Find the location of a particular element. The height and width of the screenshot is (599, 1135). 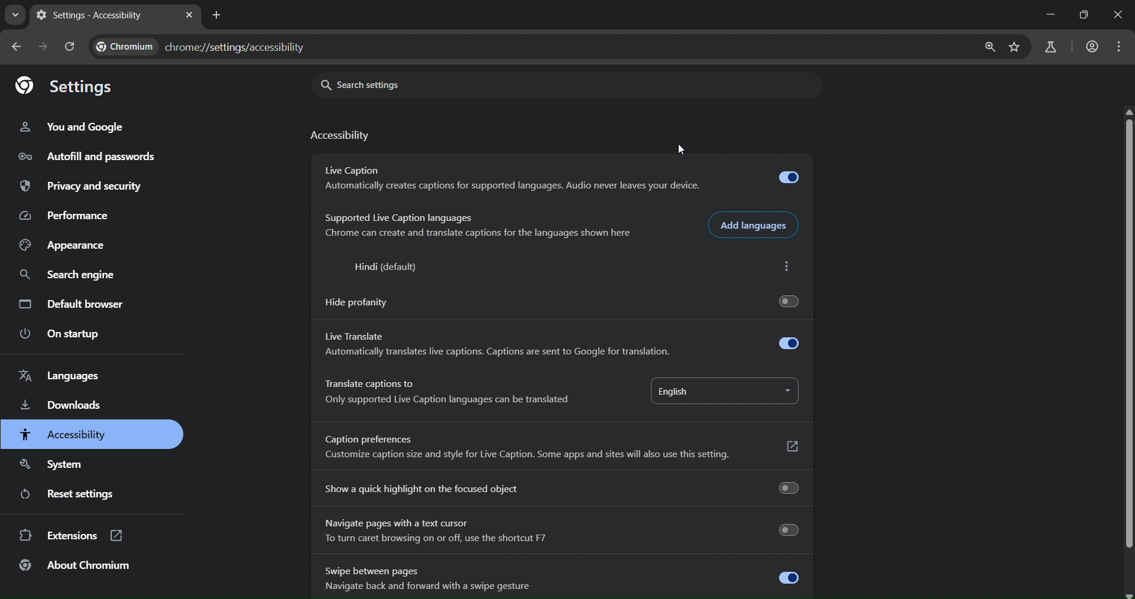

add languages is located at coordinates (753, 224).